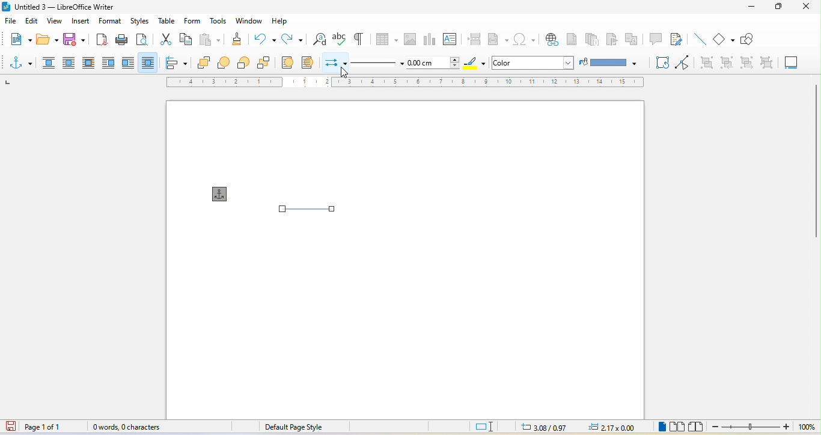 The height and width of the screenshot is (435, 821). Describe the element at coordinates (632, 39) in the screenshot. I see `cross reference` at that location.